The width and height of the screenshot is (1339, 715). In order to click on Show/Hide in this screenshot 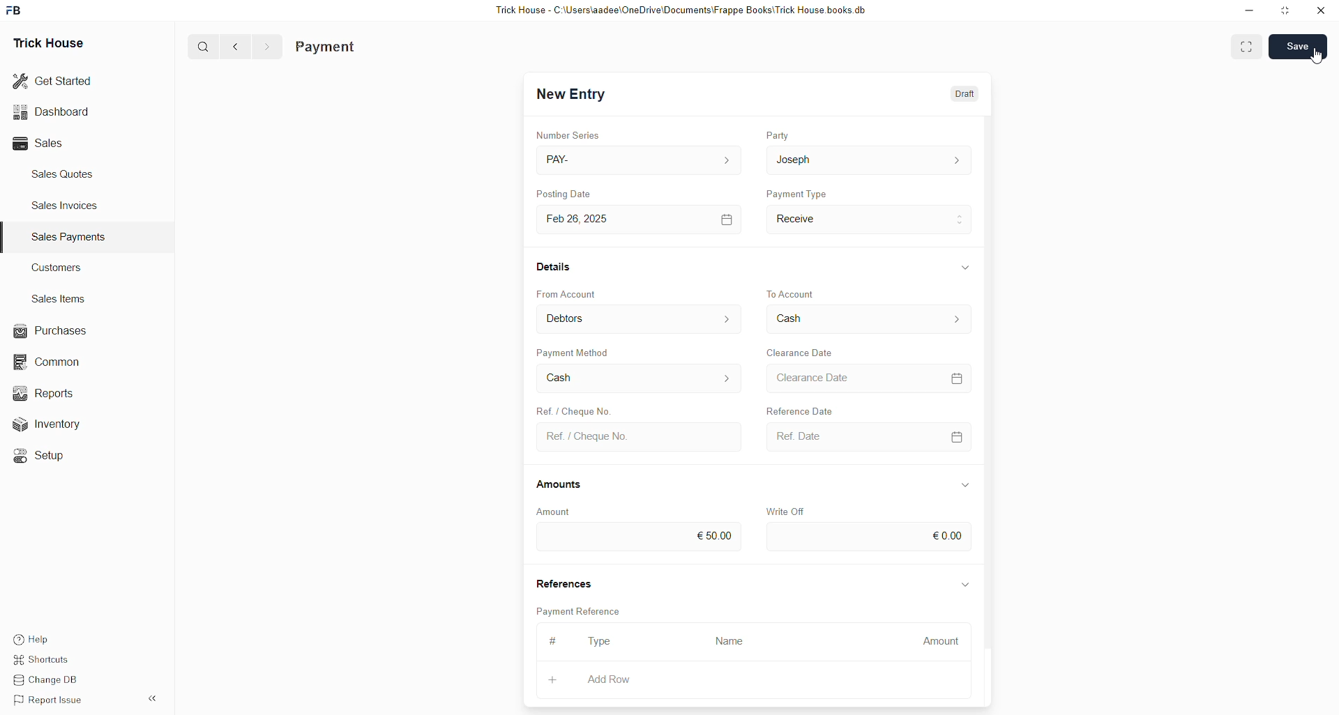, I will do `click(966, 585)`.